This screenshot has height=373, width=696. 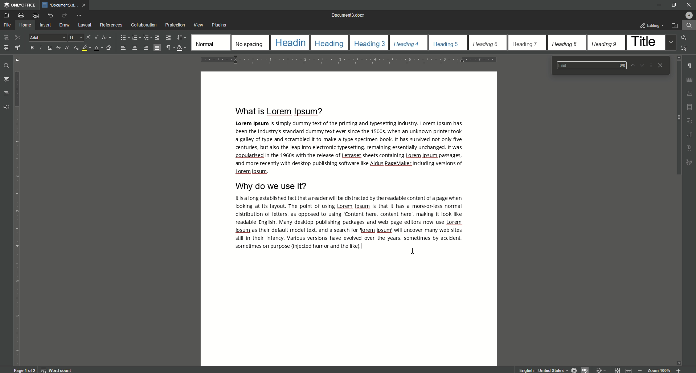 What do you see at coordinates (56, 370) in the screenshot?
I see `word count` at bounding box center [56, 370].